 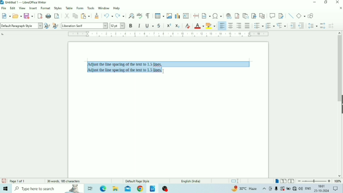 What do you see at coordinates (338, 2) in the screenshot?
I see `Close` at bounding box center [338, 2].